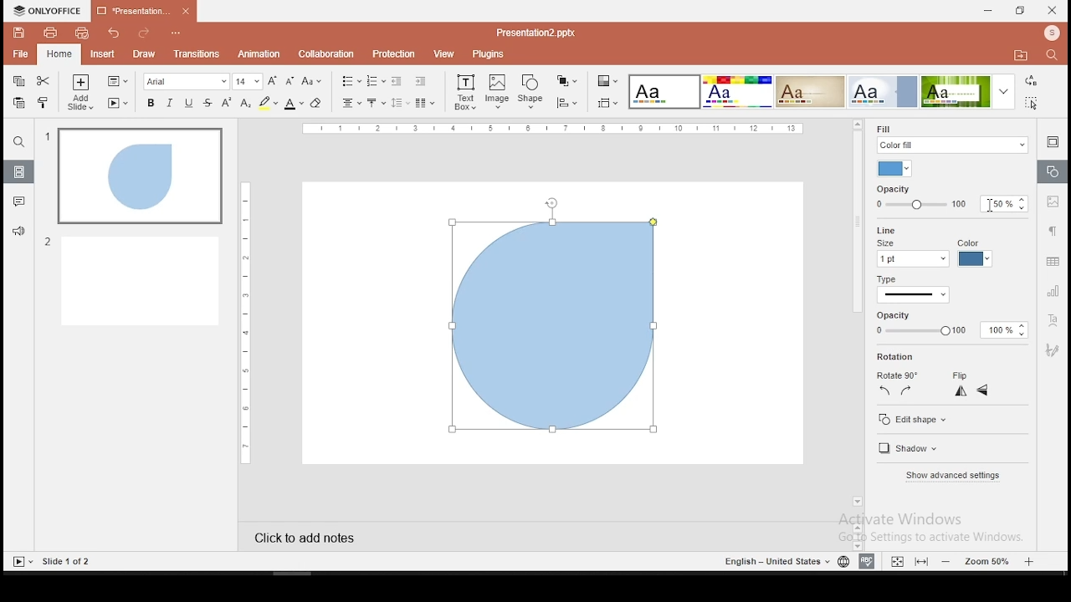 This screenshot has width=1071, height=602. What do you see at coordinates (894, 561) in the screenshot?
I see `fit to width` at bounding box center [894, 561].